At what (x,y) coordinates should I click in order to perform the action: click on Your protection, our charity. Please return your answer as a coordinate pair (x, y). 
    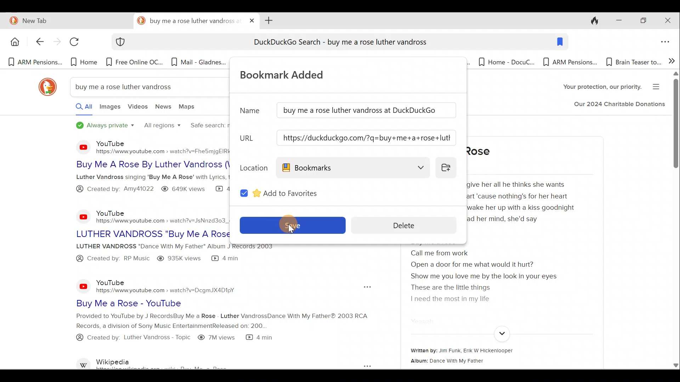
    Looking at the image, I should click on (596, 88).